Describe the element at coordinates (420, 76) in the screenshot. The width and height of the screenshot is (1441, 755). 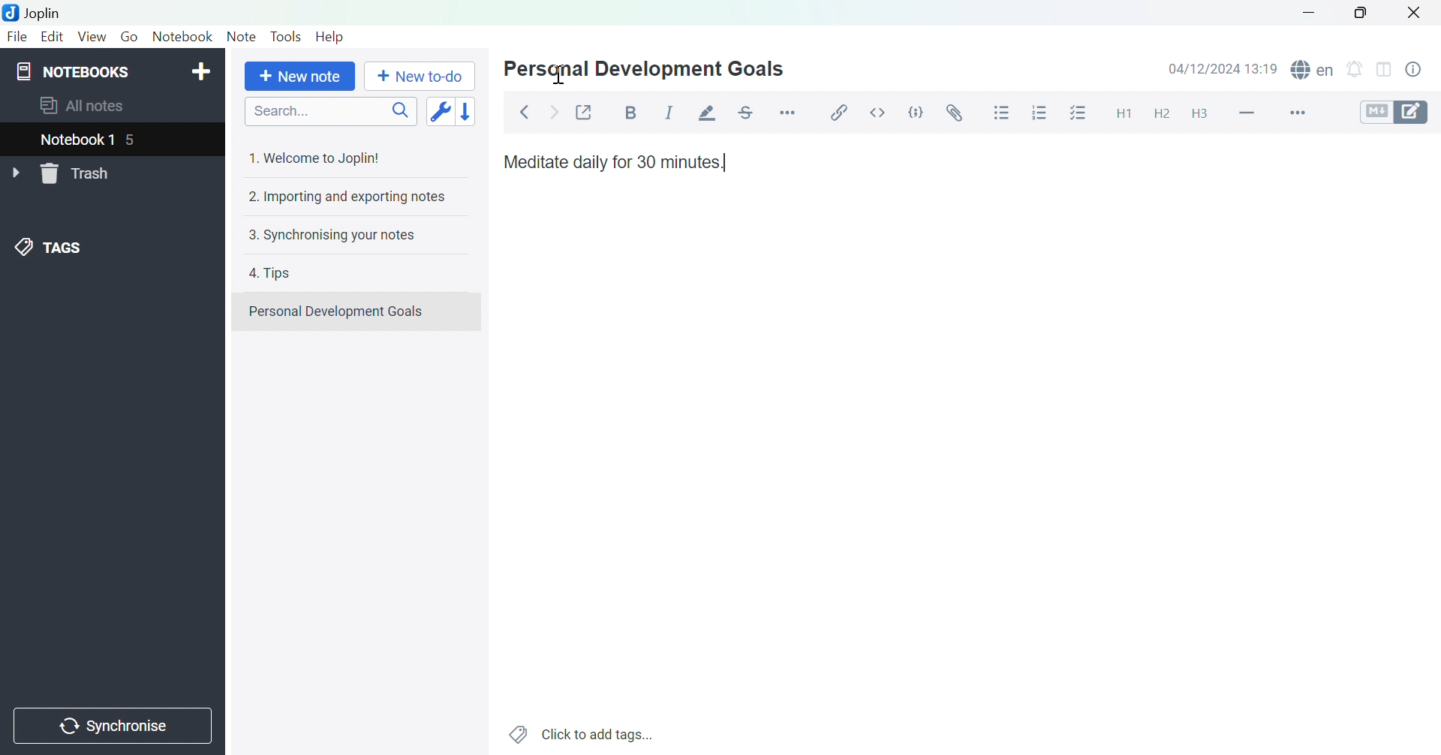
I see `New to-do` at that location.